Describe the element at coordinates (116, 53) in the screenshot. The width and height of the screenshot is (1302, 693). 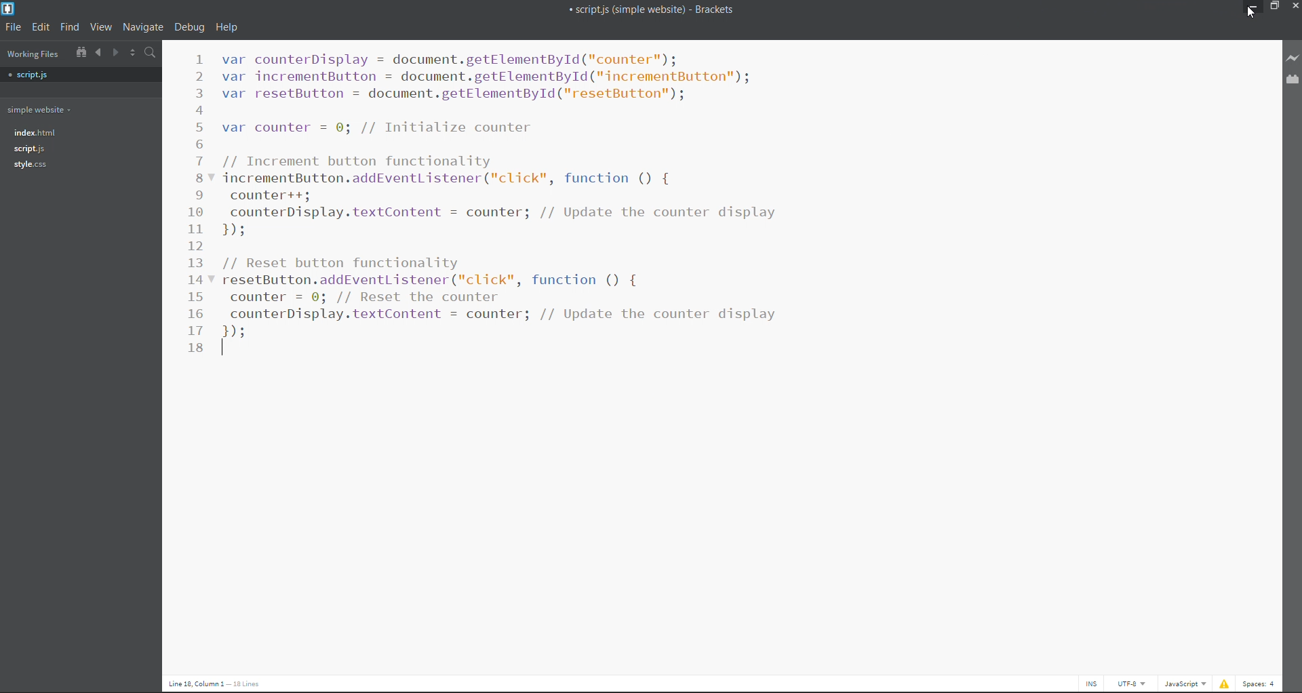
I see `navigate forward` at that location.